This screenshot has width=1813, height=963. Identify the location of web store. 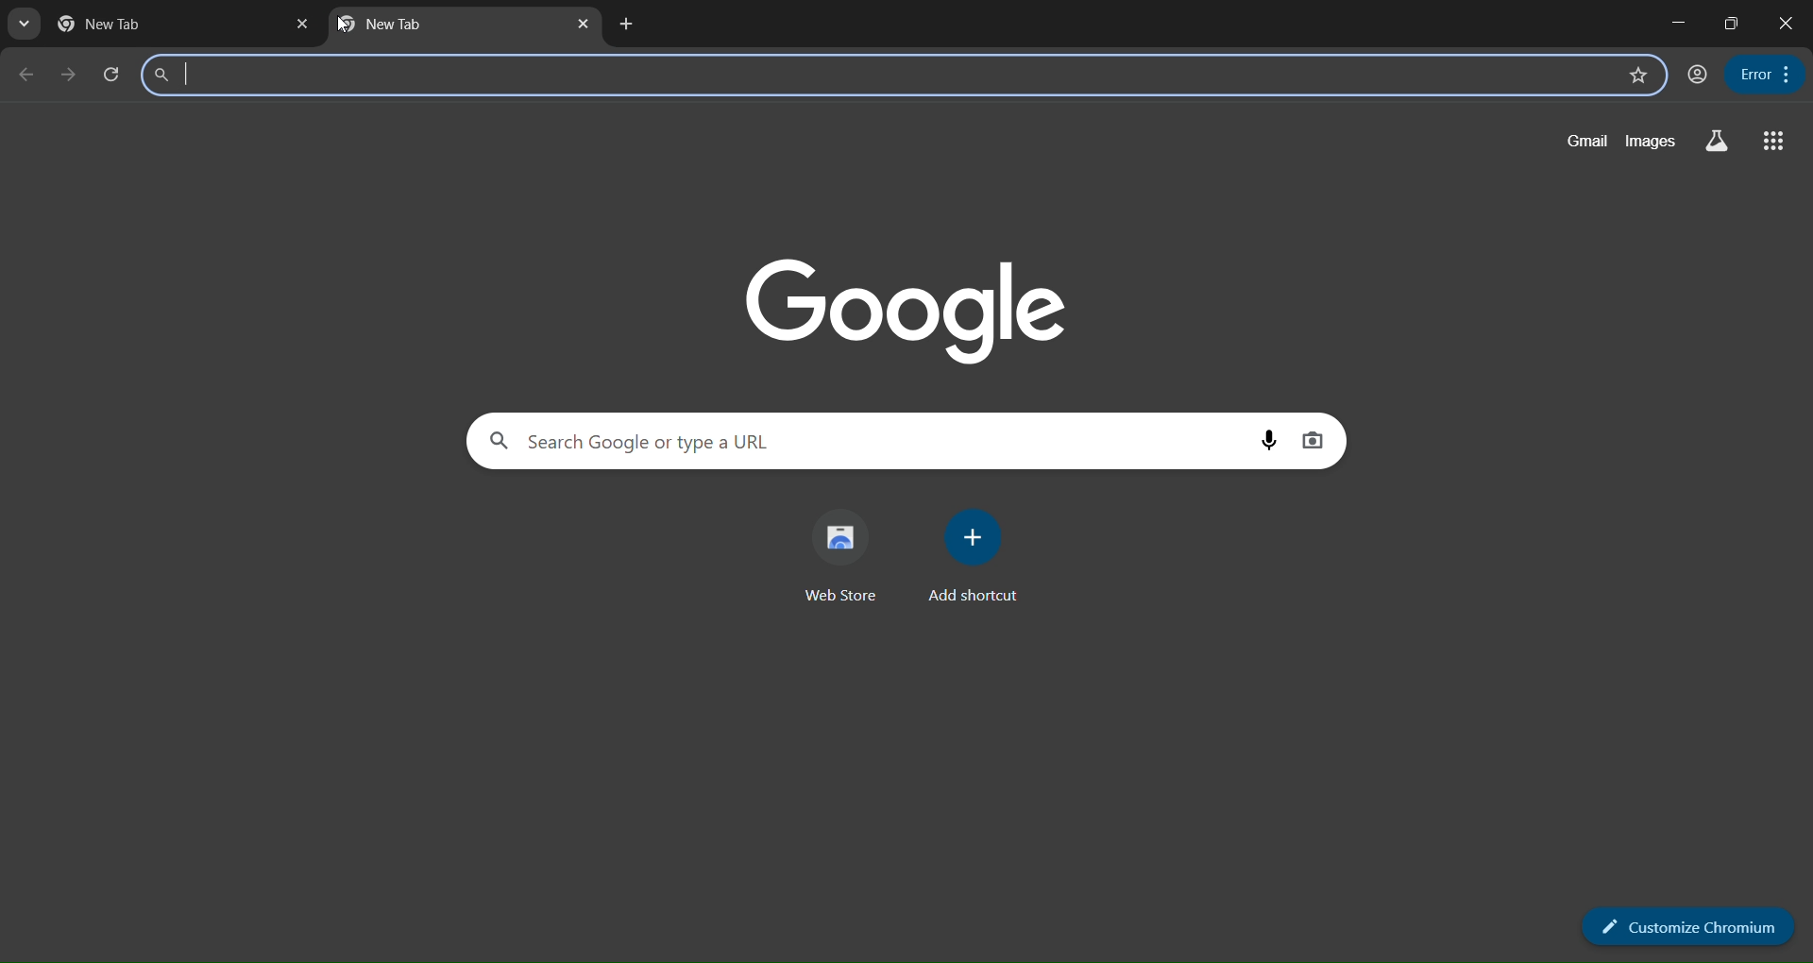
(831, 564).